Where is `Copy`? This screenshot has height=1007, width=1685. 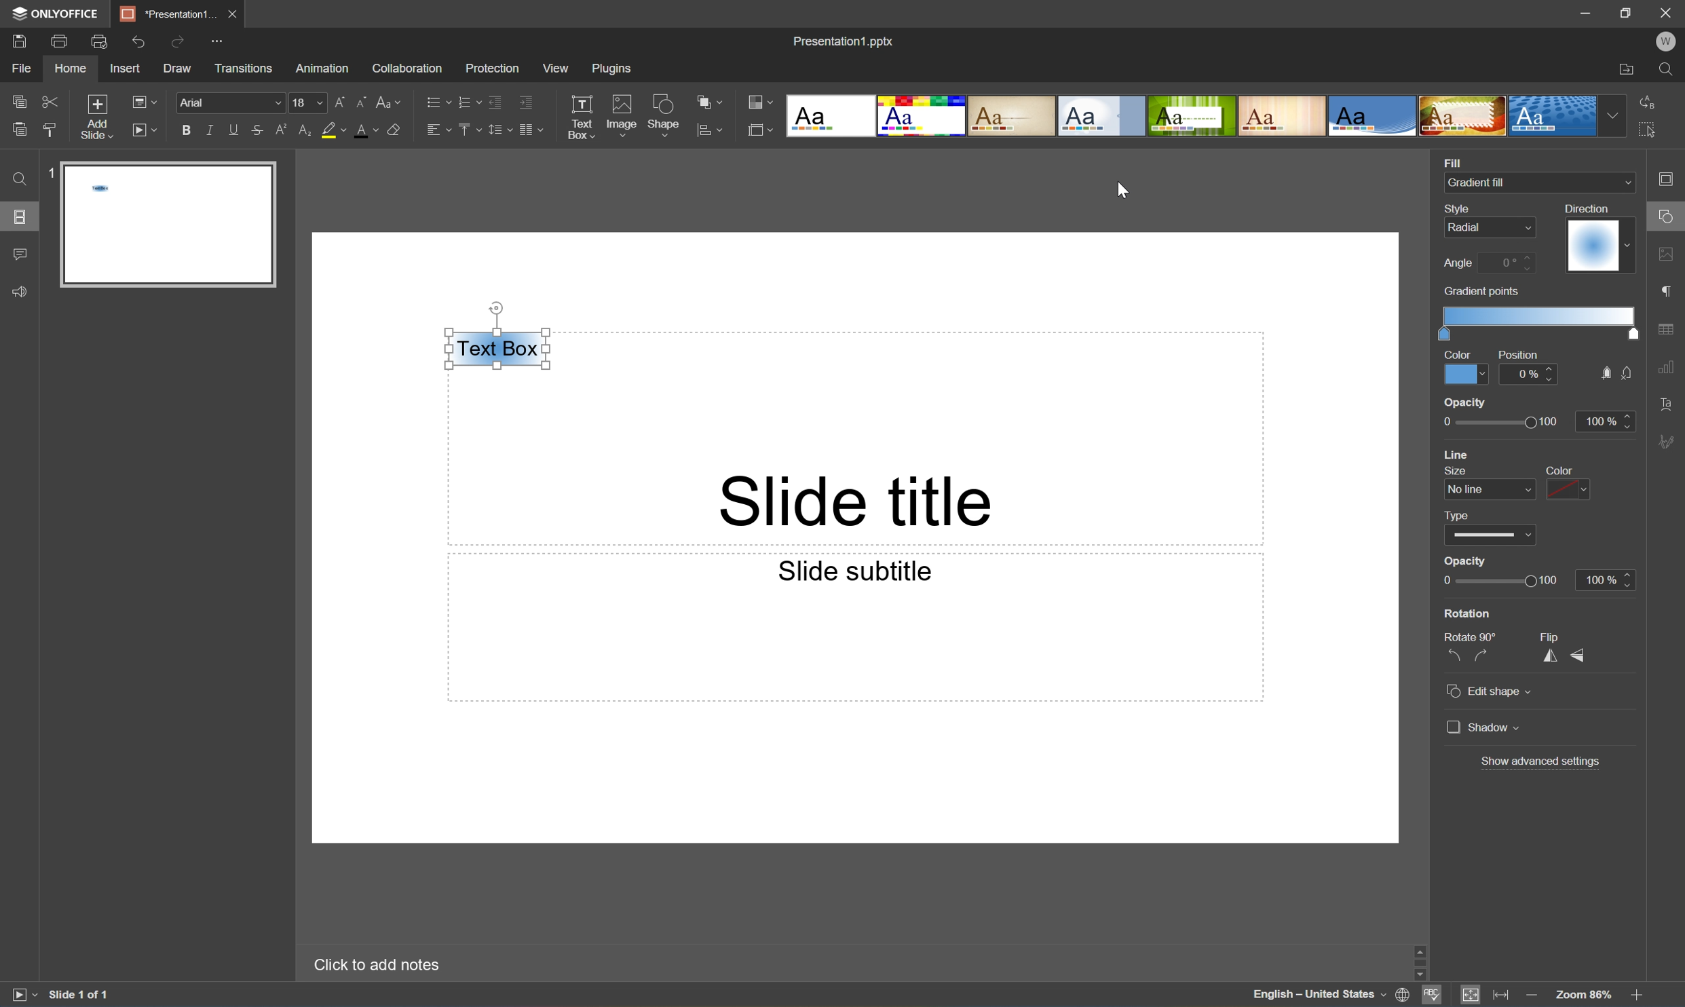
Copy is located at coordinates (17, 101).